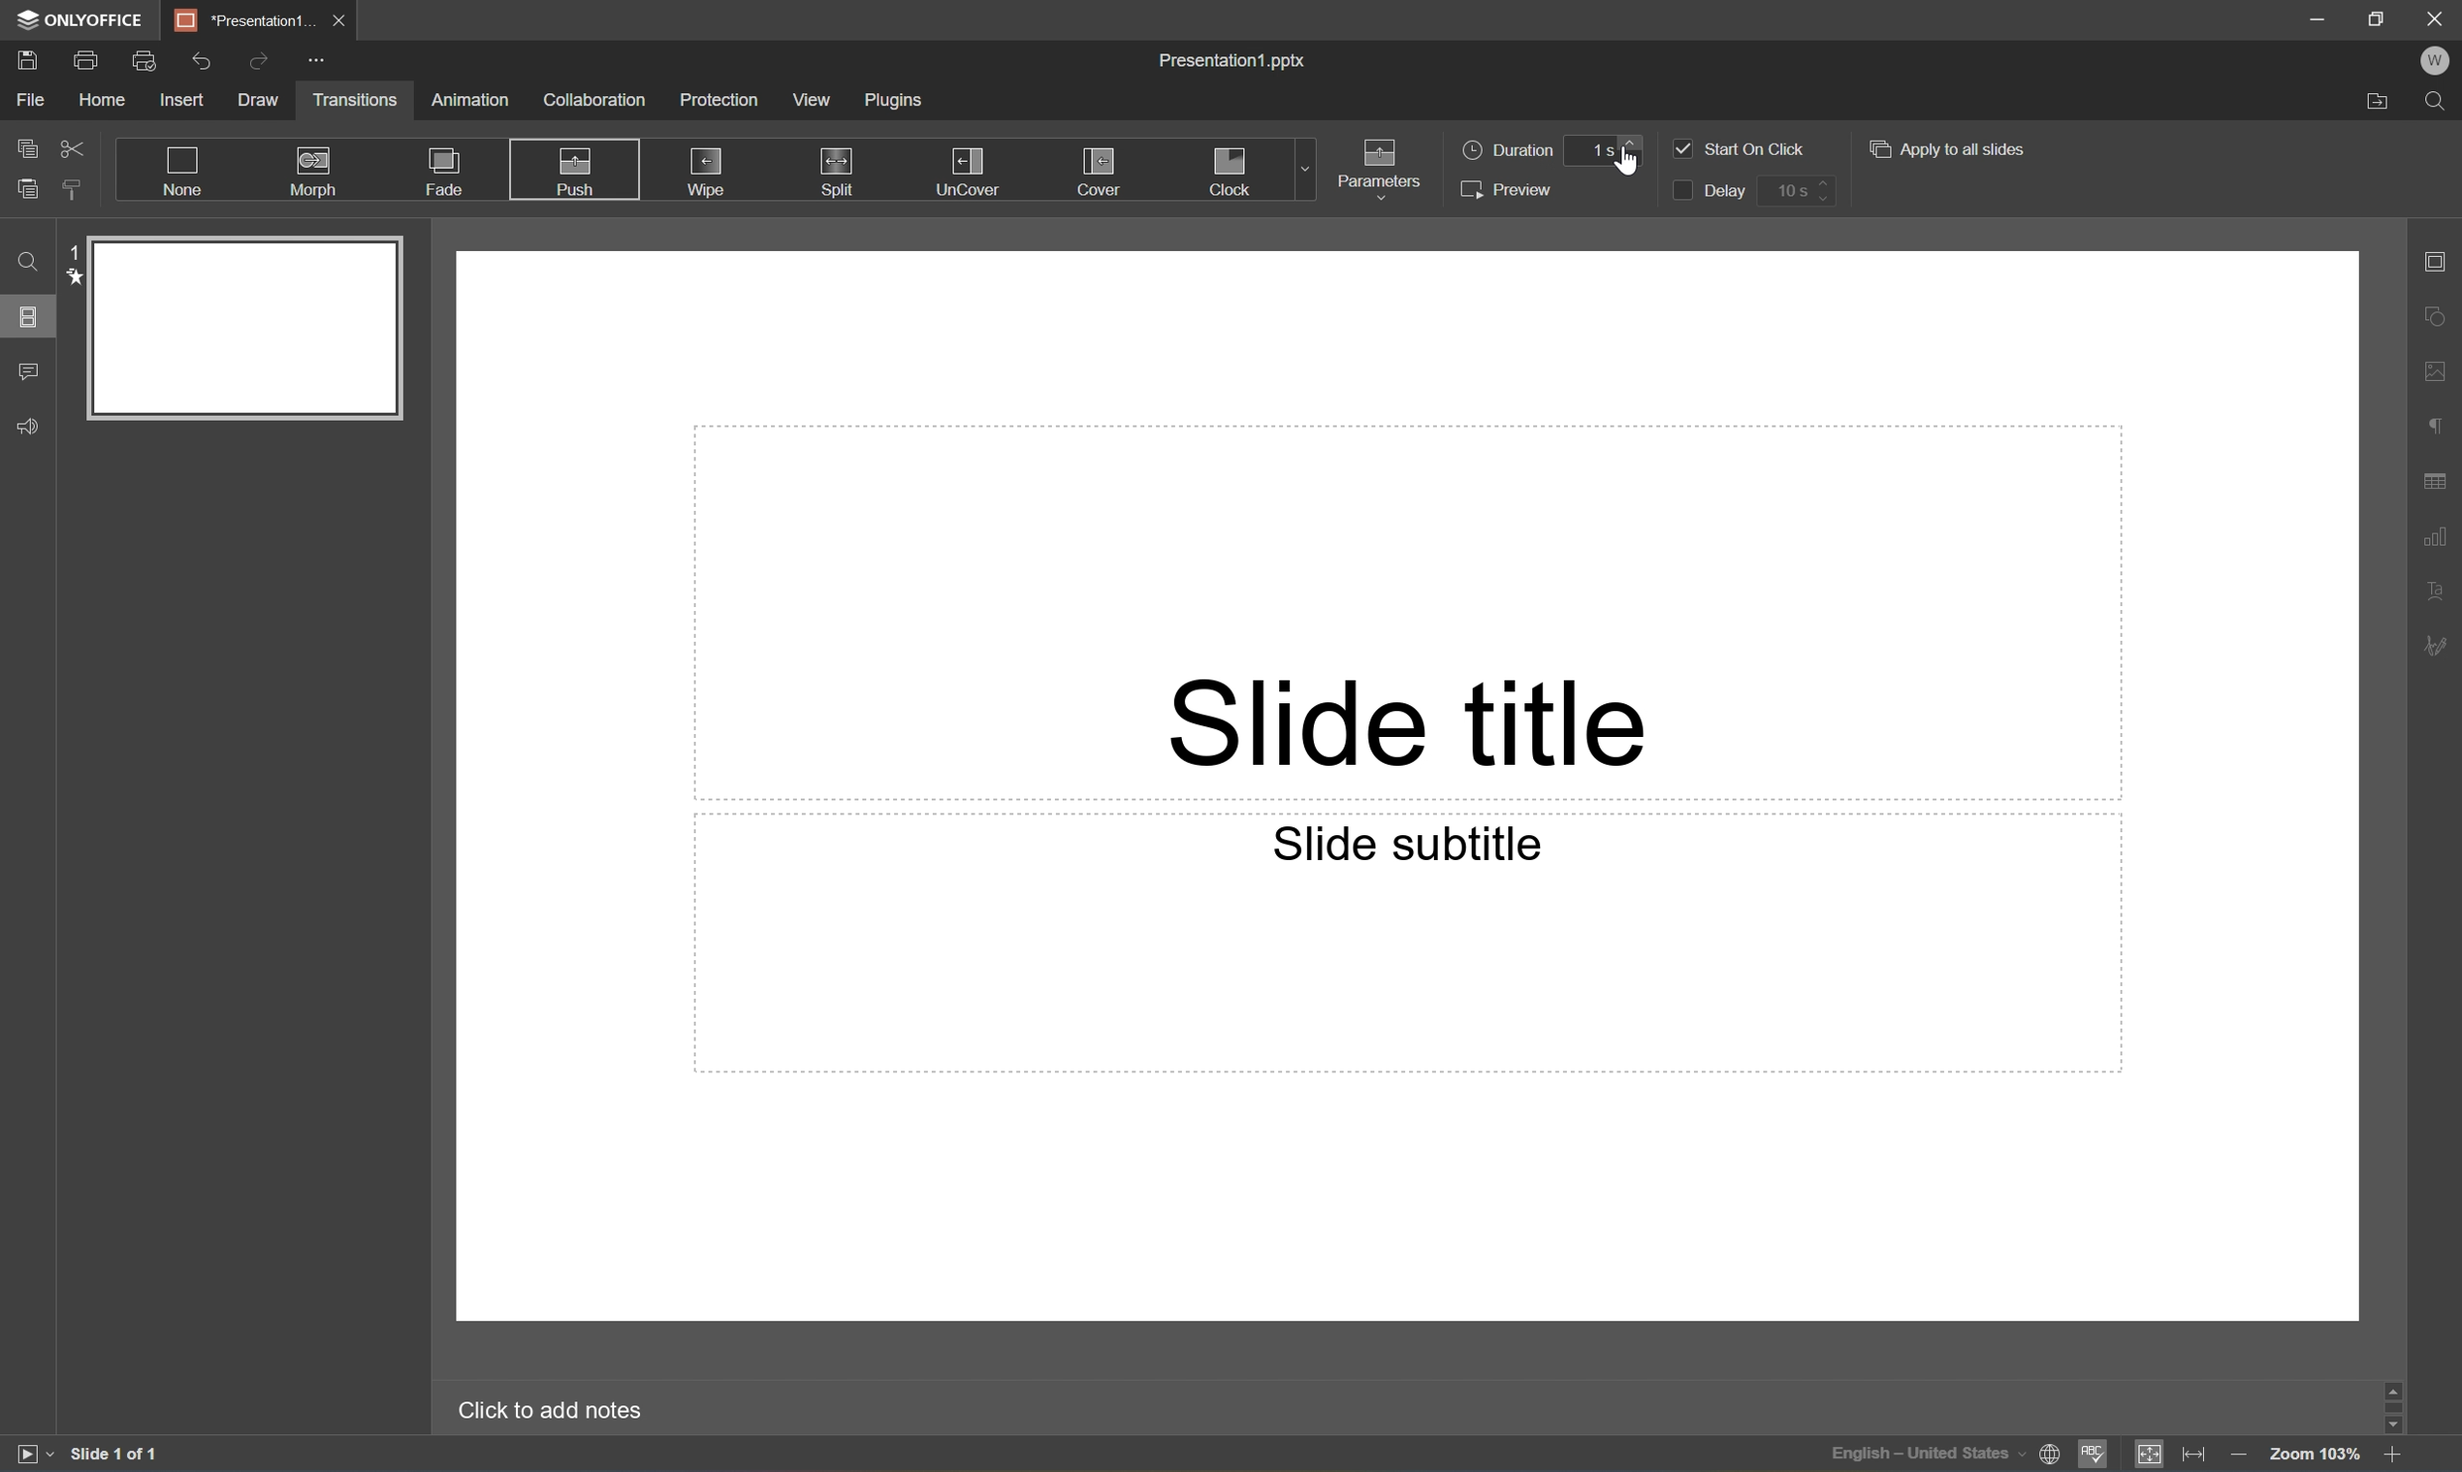  What do you see at coordinates (84, 59) in the screenshot?
I see `Print file` at bounding box center [84, 59].